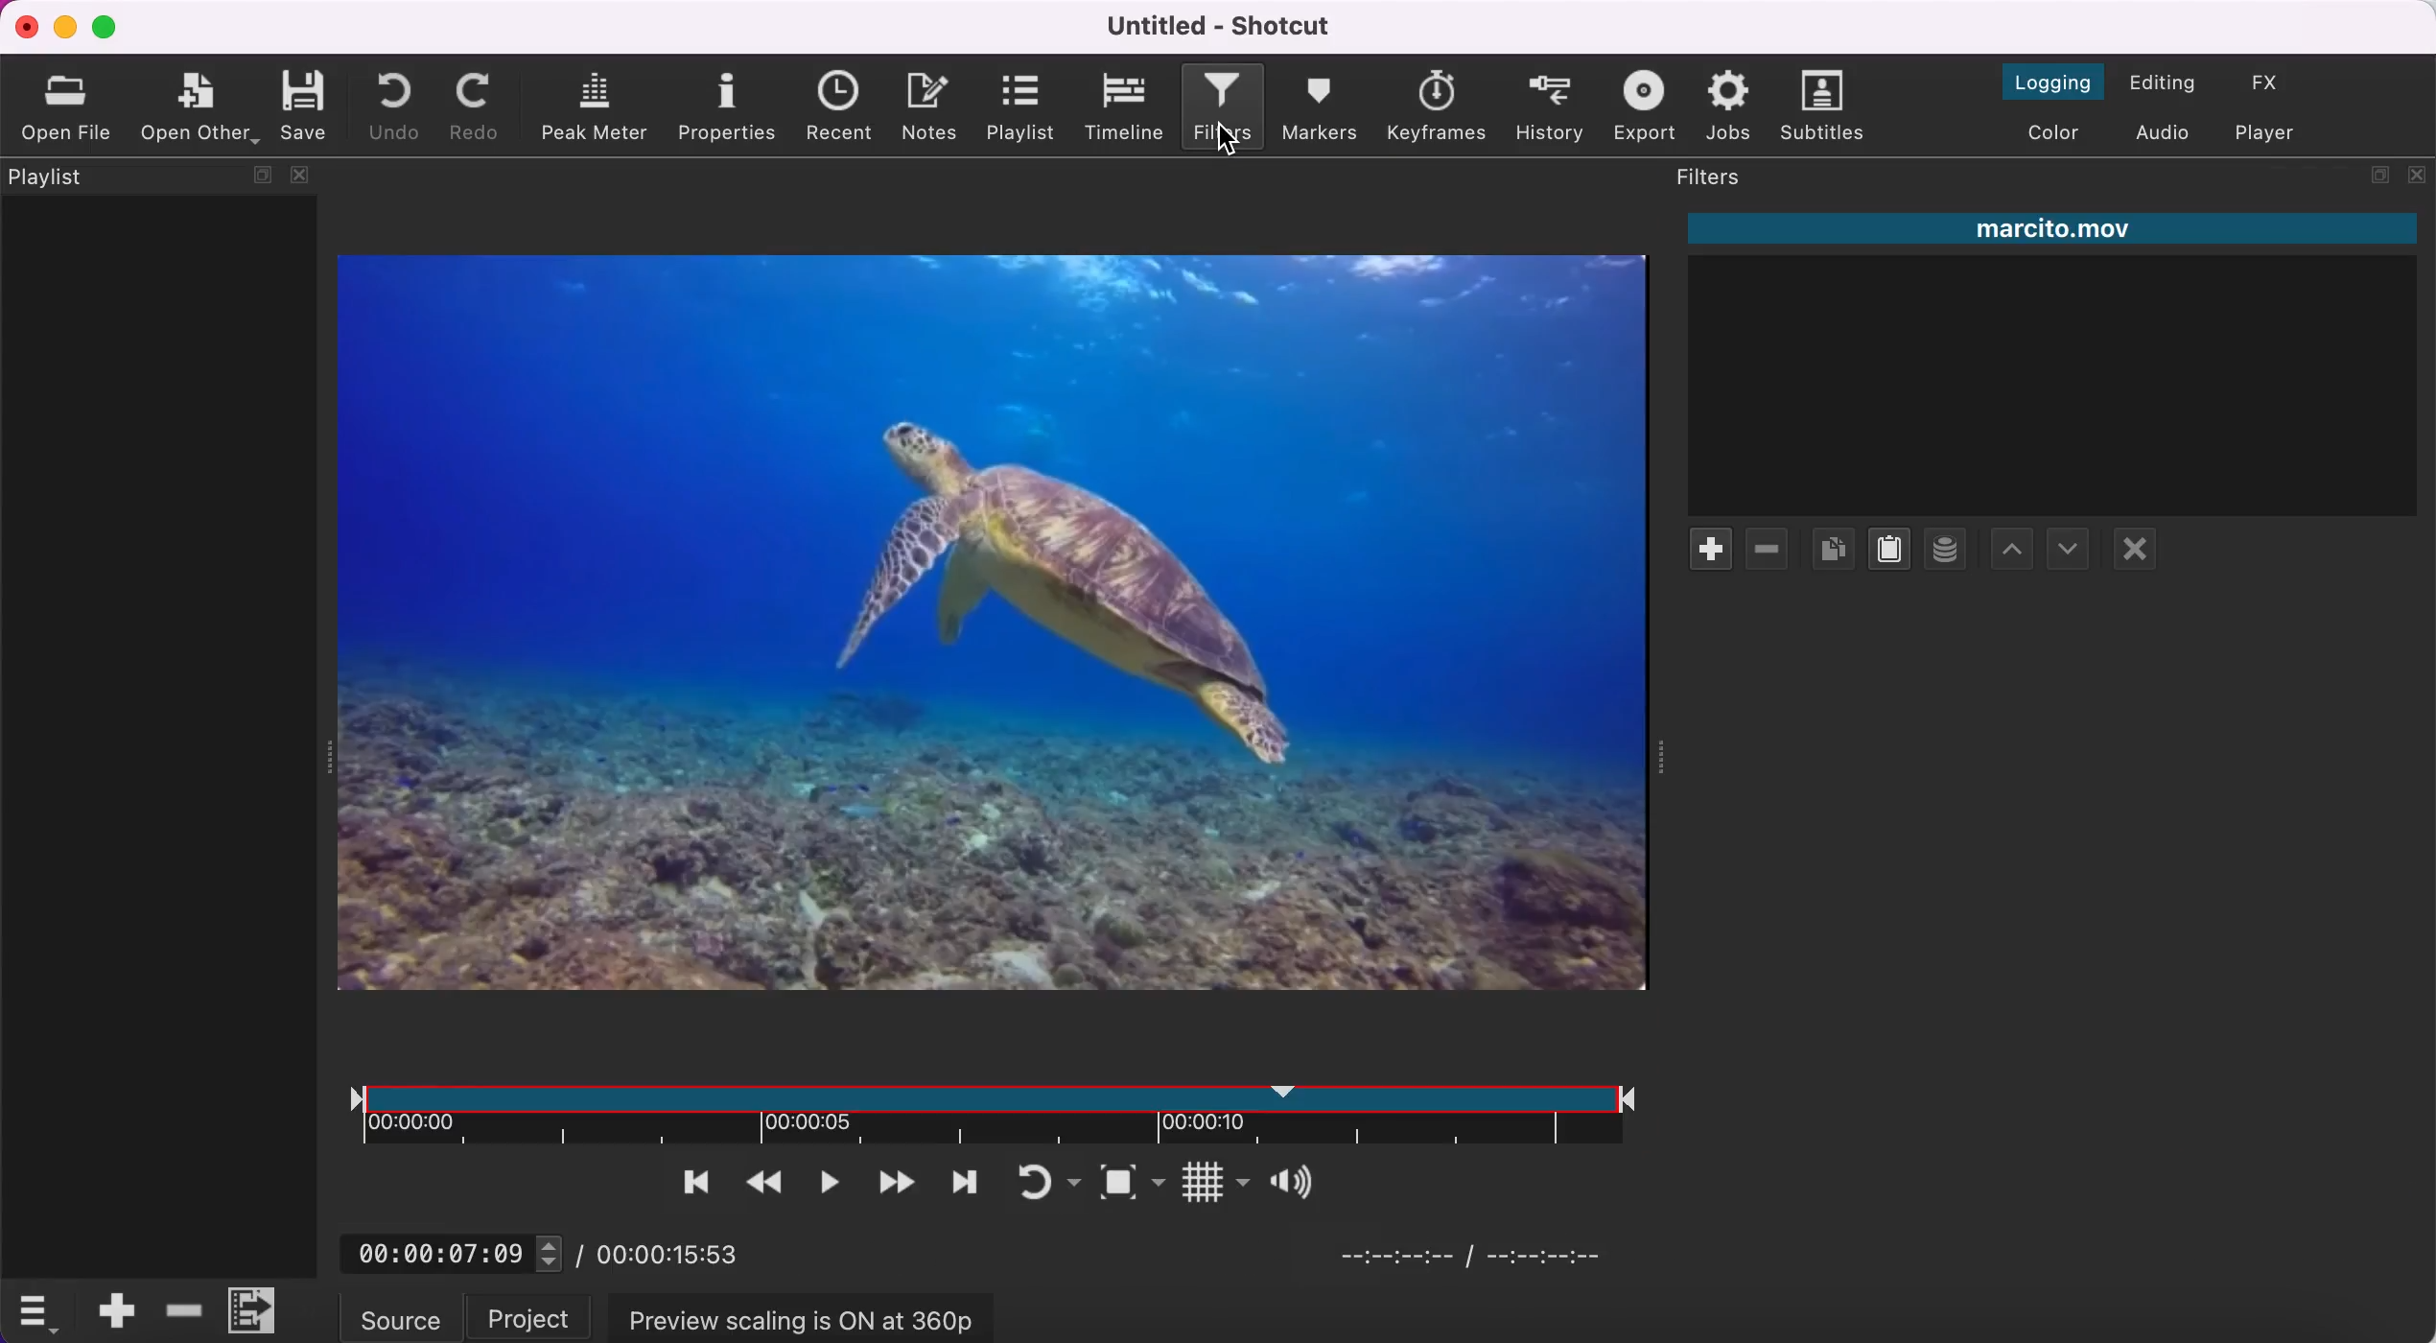 This screenshot has height=1343, width=2436. What do you see at coordinates (311, 106) in the screenshot?
I see `save` at bounding box center [311, 106].